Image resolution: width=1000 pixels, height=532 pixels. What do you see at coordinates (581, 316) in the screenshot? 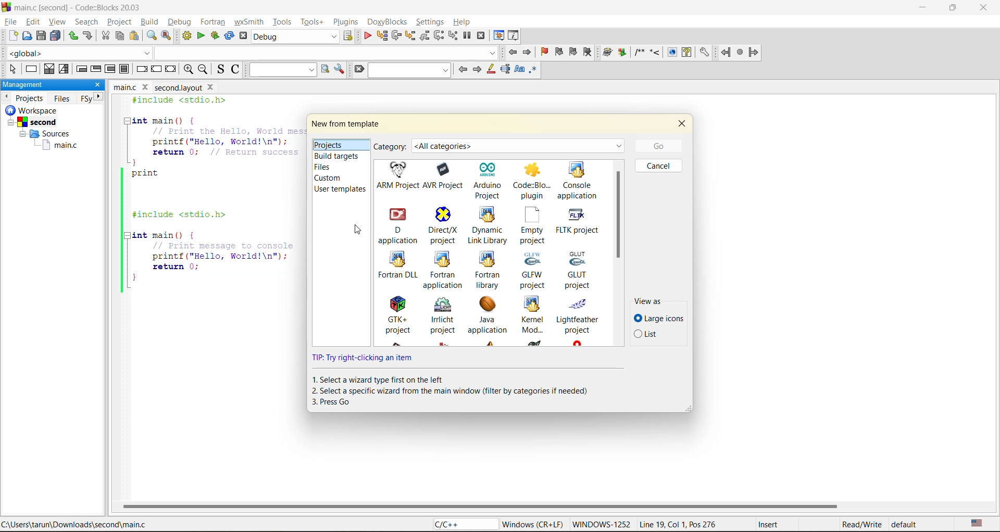
I see `lightfeather project` at bounding box center [581, 316].